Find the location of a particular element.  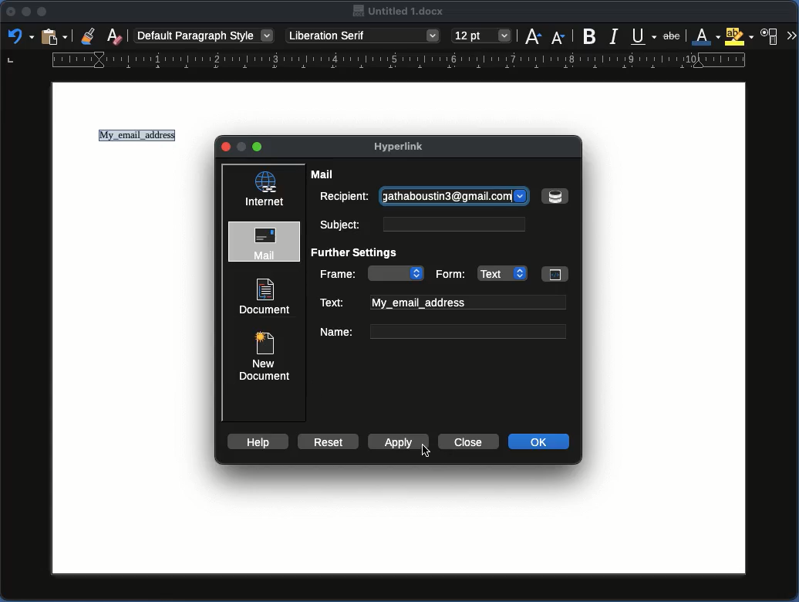

Help is located at coordinates (257, 441).